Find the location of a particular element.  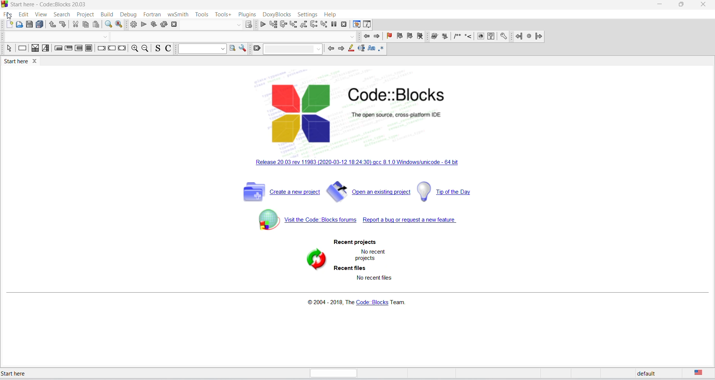

help is located at coordinates (330, 15).